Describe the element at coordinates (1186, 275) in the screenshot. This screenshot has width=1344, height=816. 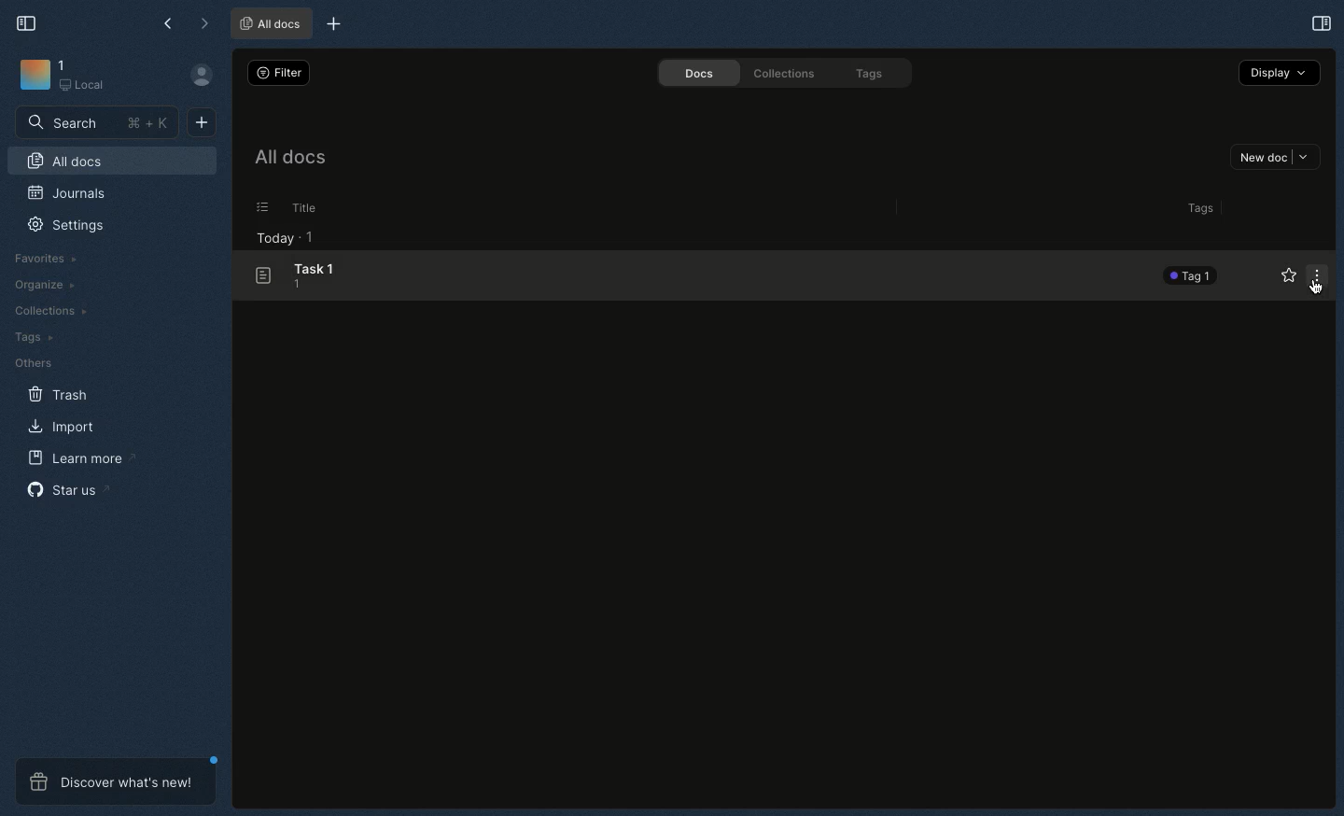
I see `Tag 1` at that location.